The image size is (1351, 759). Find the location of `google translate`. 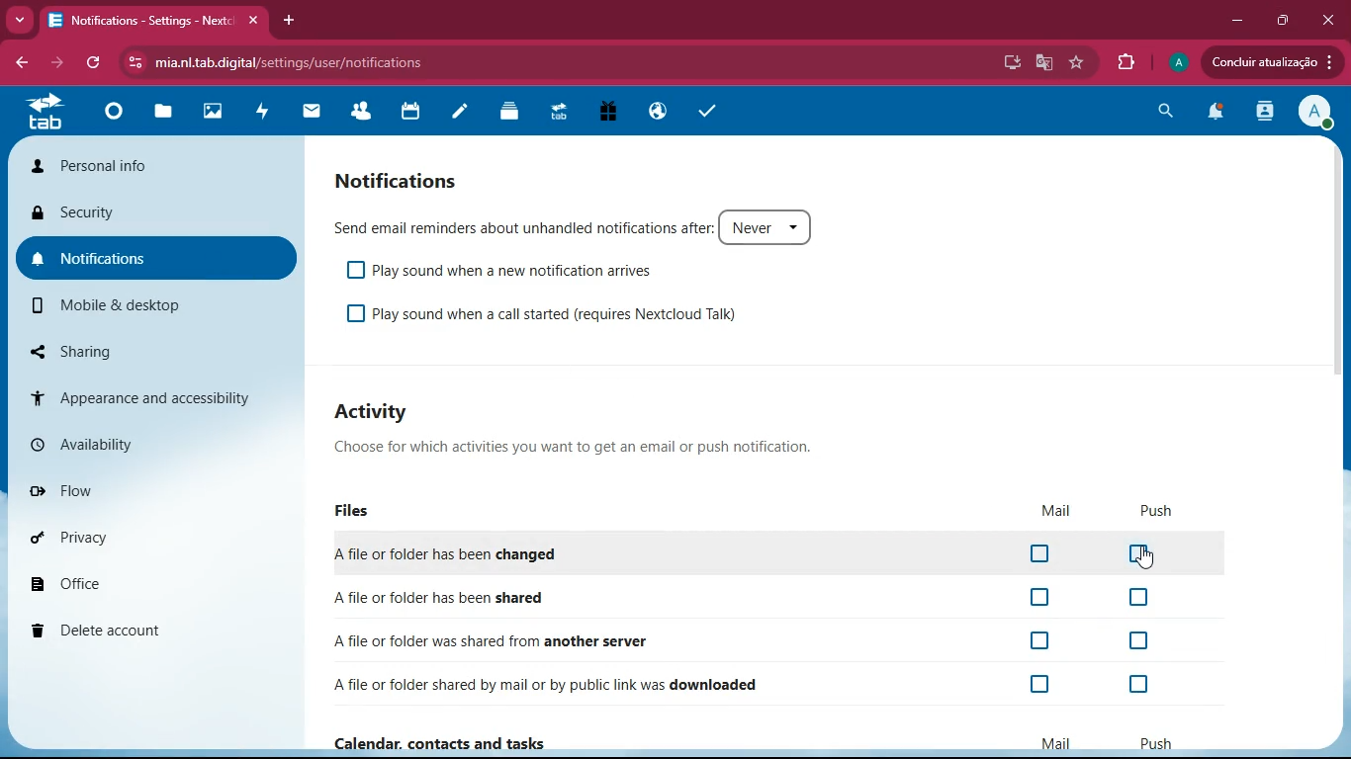

google translate is located at coordinates (1042, 65).